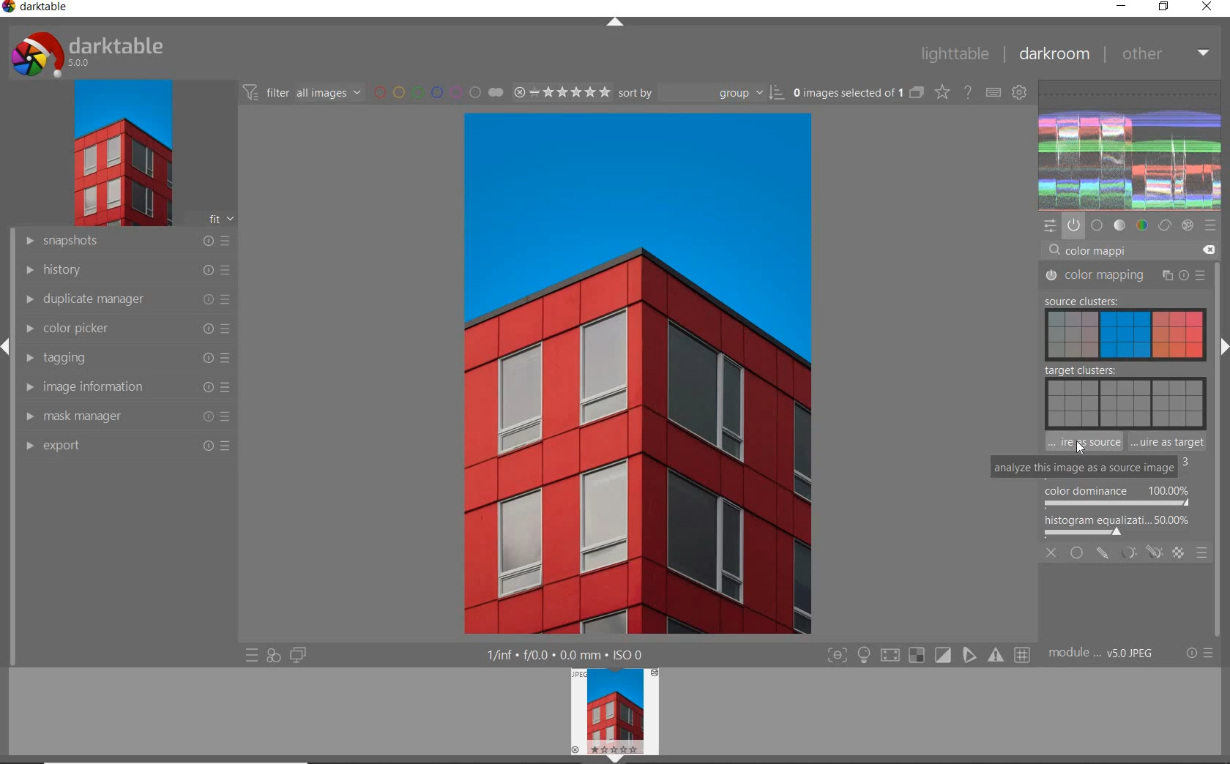  What do you see at coordinates (1223, 346) in the screenshot?
I see `expand/collapse` at bounding box center [1223, 346].